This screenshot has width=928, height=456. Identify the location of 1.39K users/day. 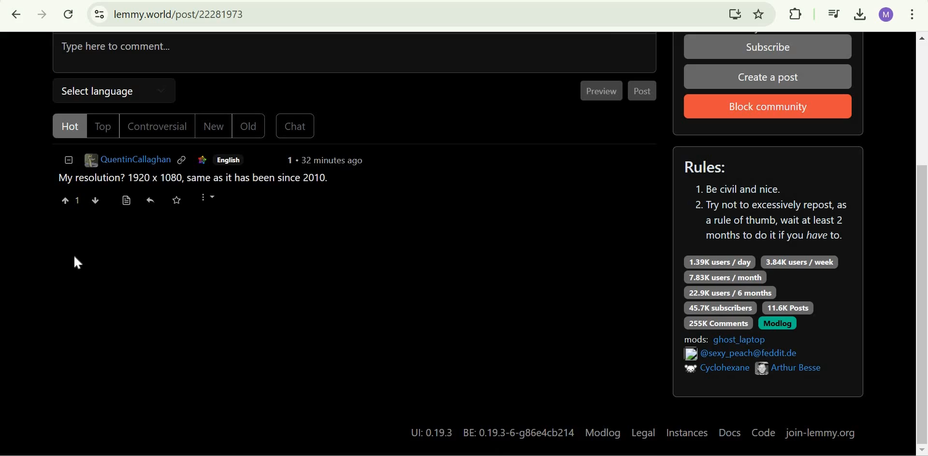
(720, 261).